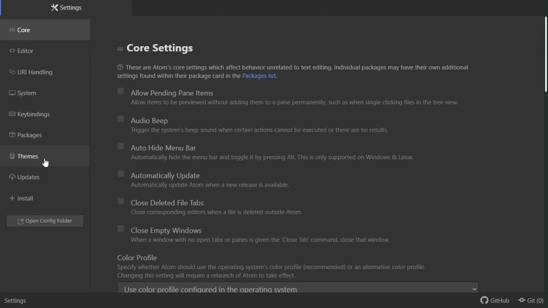  I want to click on Close empty Windows, so click(253, 233).